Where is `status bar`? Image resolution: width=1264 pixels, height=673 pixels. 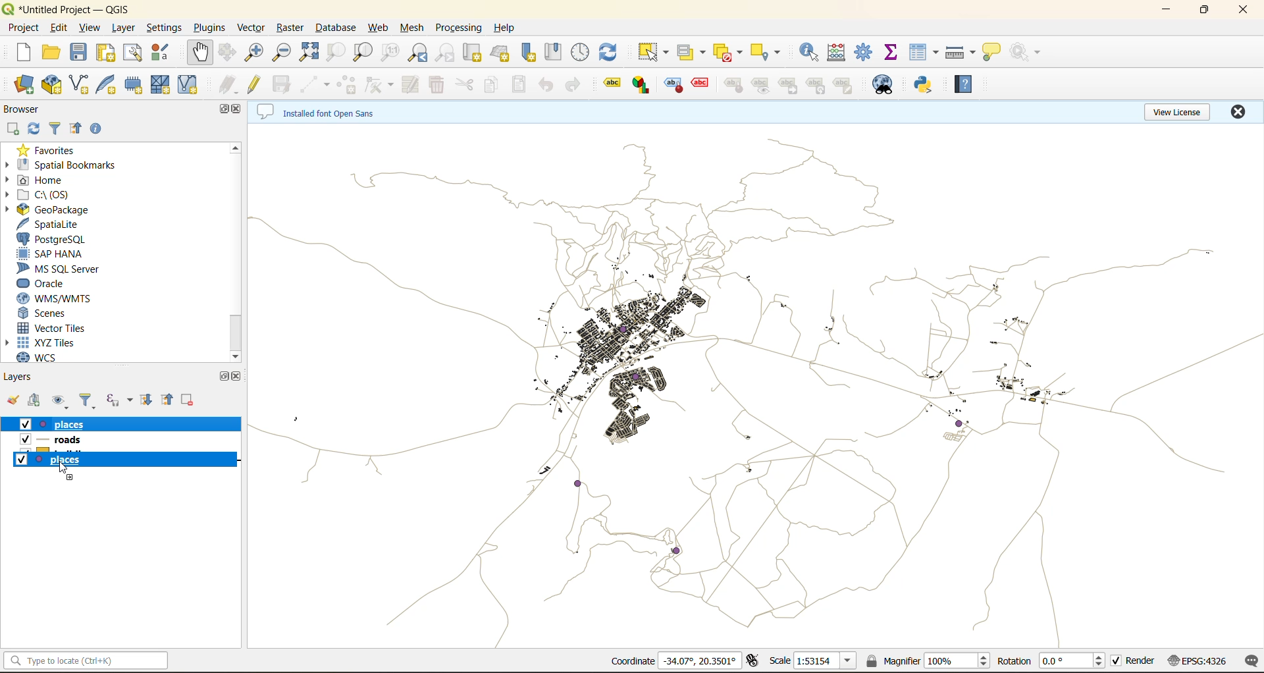 status bar is located at coordinates (87, 660).